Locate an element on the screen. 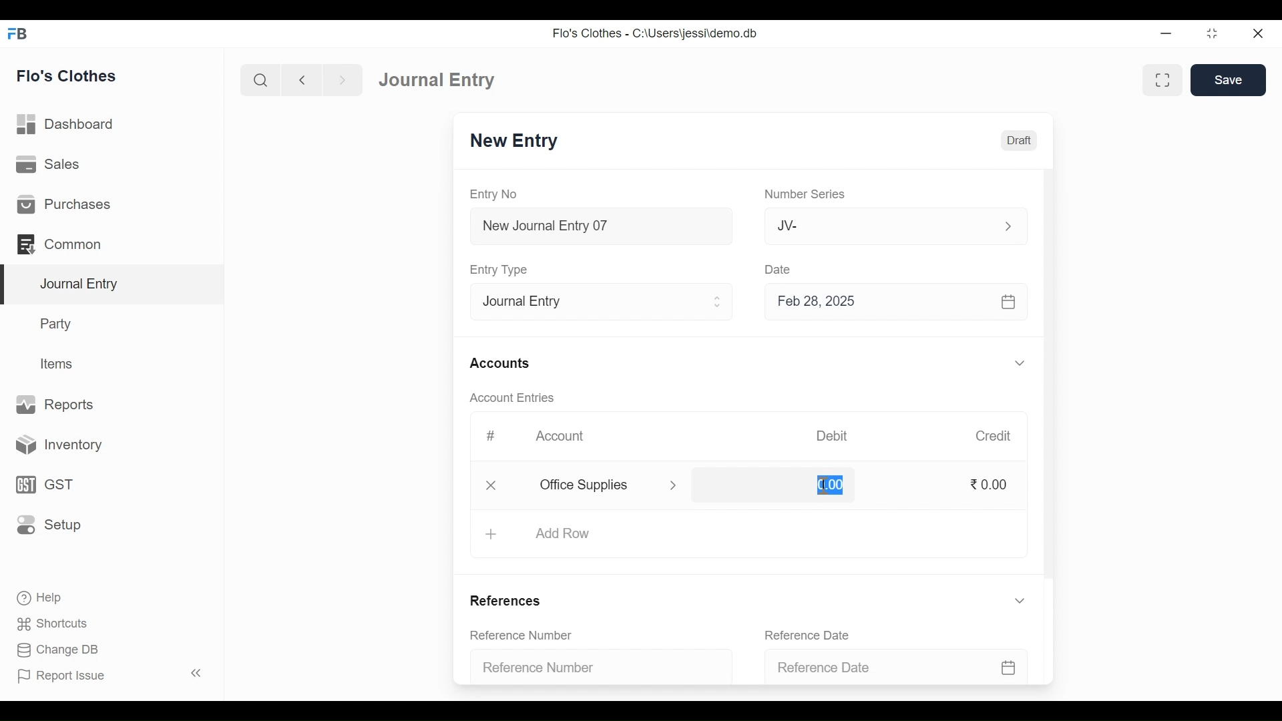 The width and height of the screenshot is (1282, 721). Credit is located at coordinates (994, 437).